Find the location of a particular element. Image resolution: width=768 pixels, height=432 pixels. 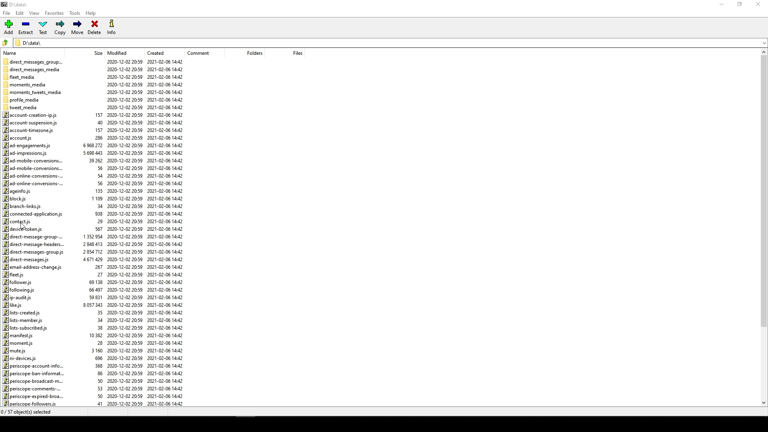

lists-subscribed.js is located at coordinates (27, 328).